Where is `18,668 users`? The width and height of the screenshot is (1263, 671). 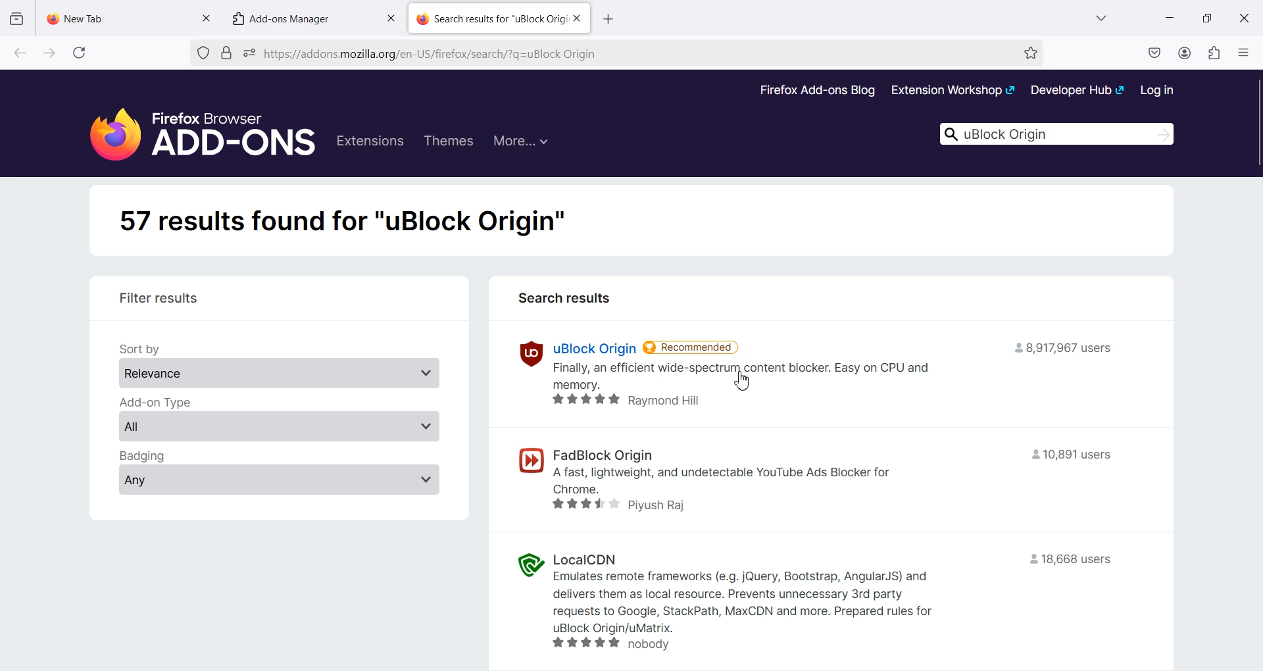
18,668 users is located at coordinates (1075, 560).